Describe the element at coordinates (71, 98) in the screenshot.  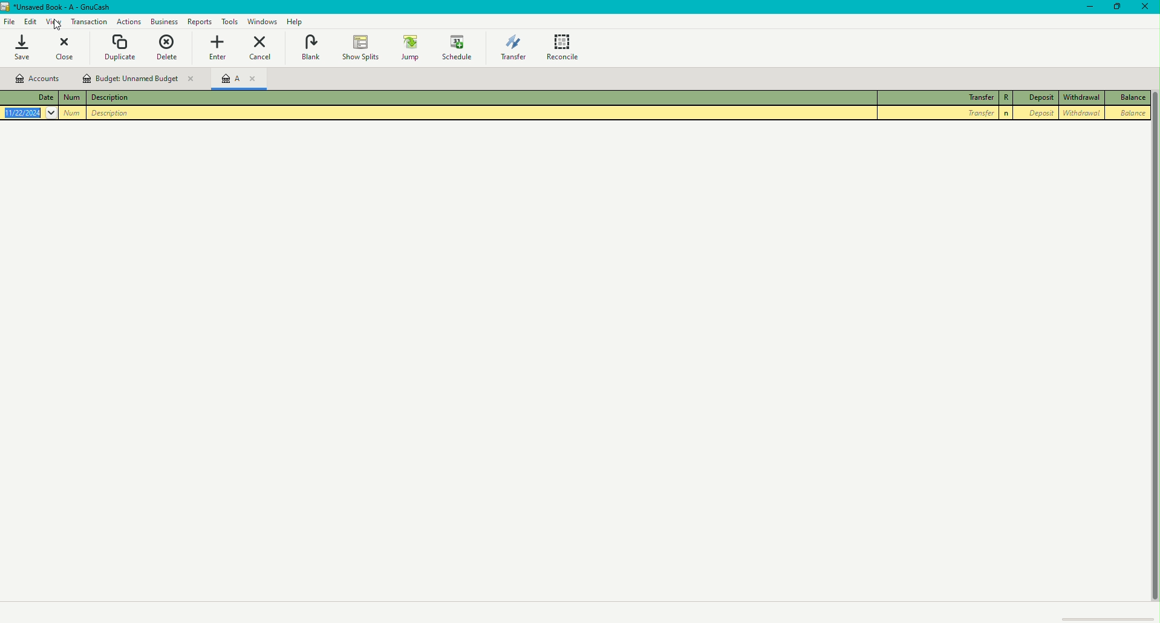
I see `Num` at that location.